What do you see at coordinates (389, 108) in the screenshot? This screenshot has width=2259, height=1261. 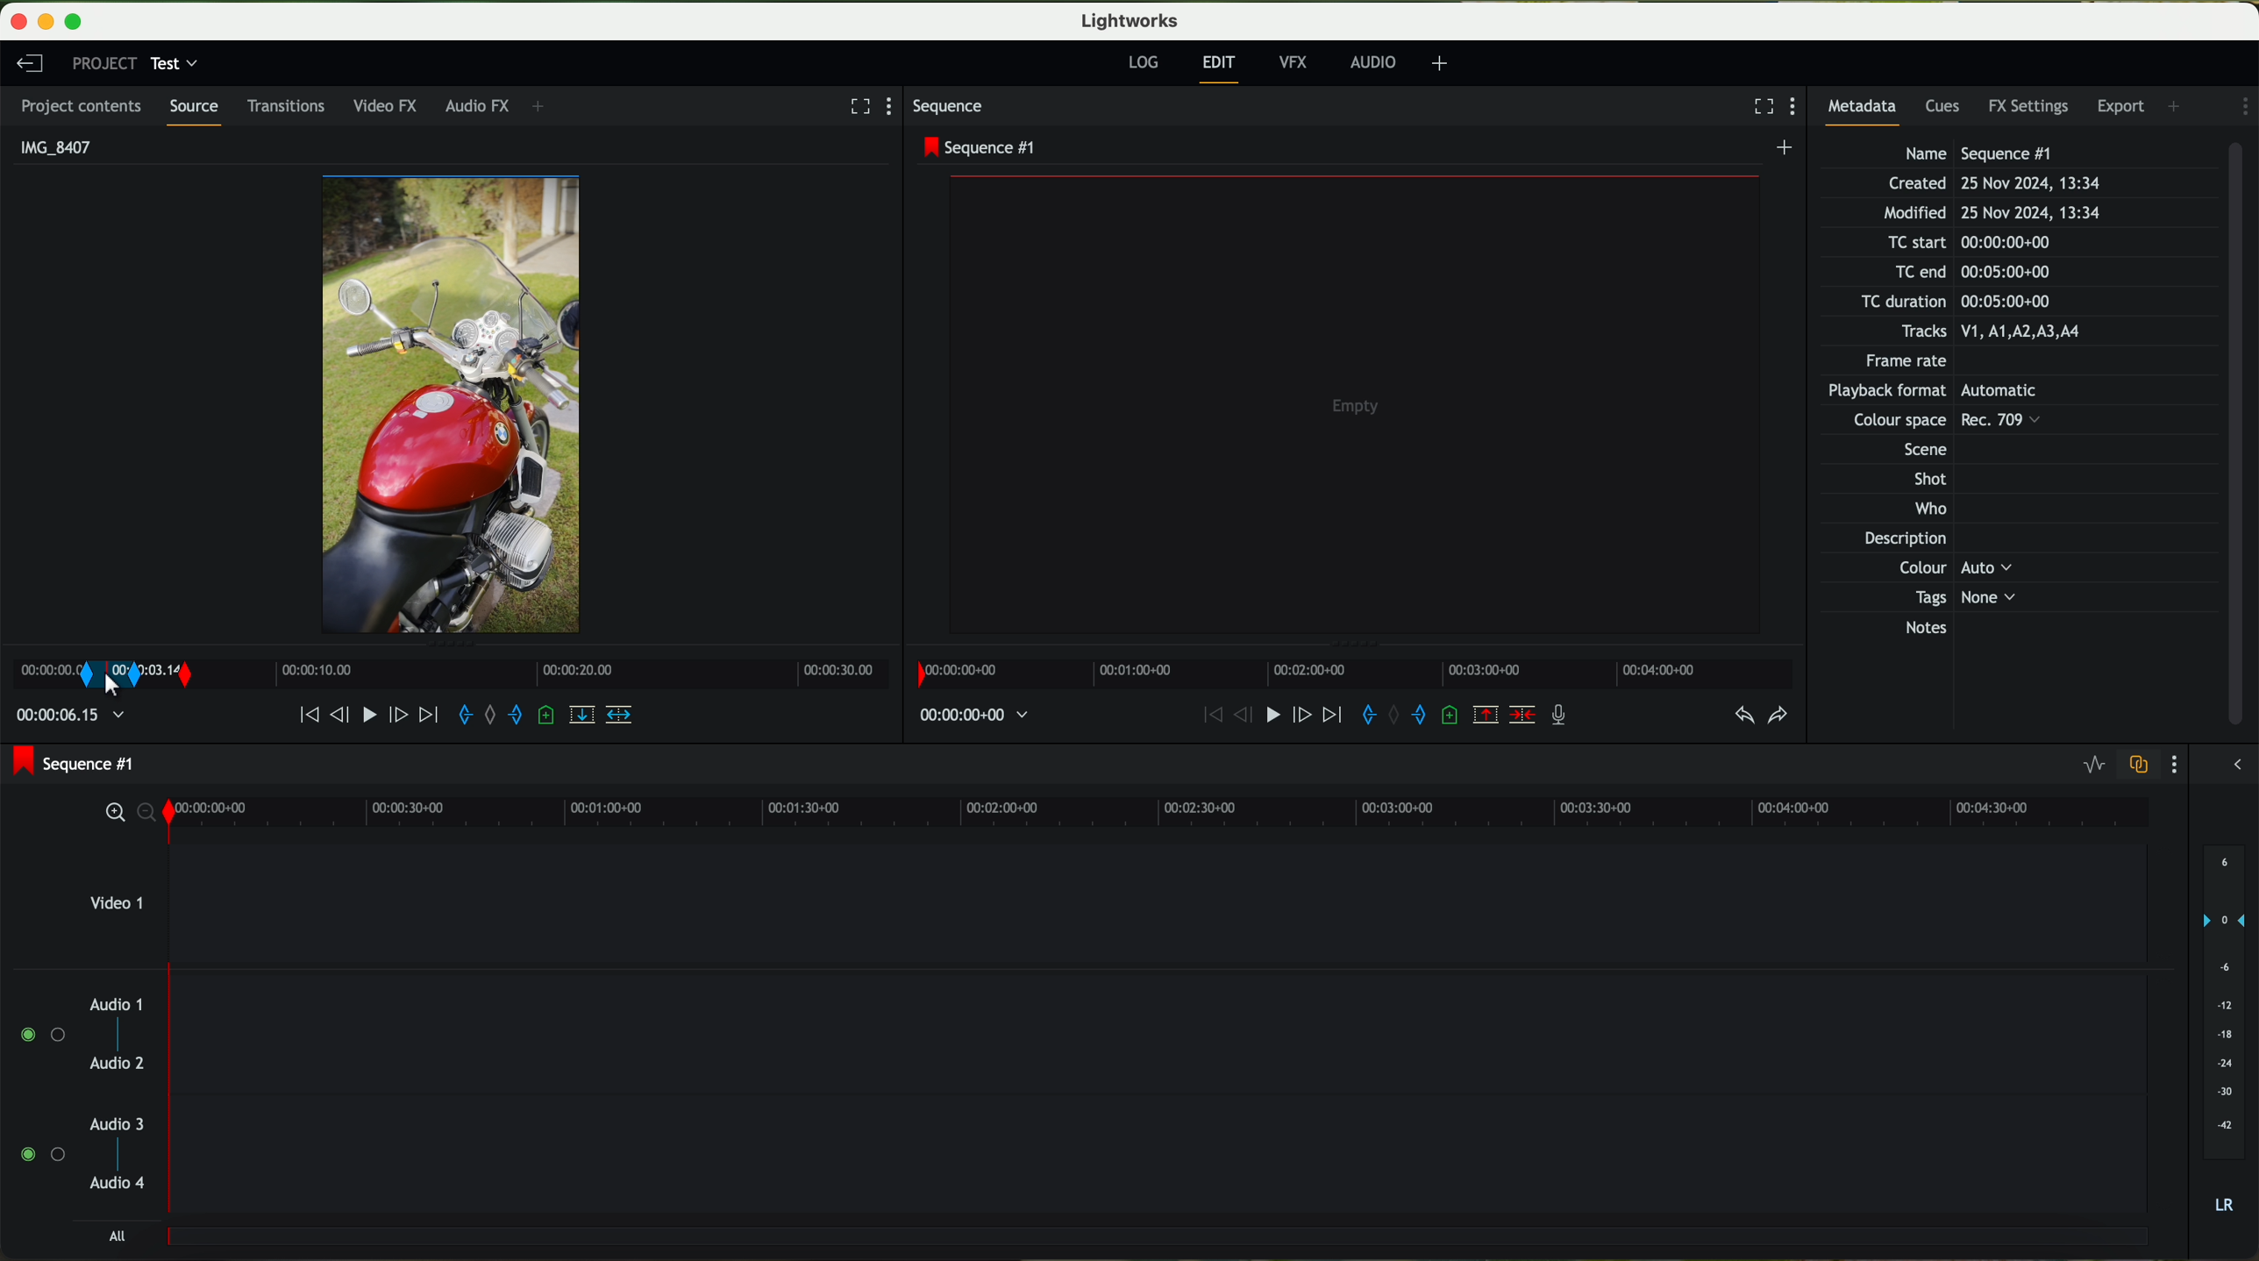 I see `video FX` at bounding box center [389, 108].